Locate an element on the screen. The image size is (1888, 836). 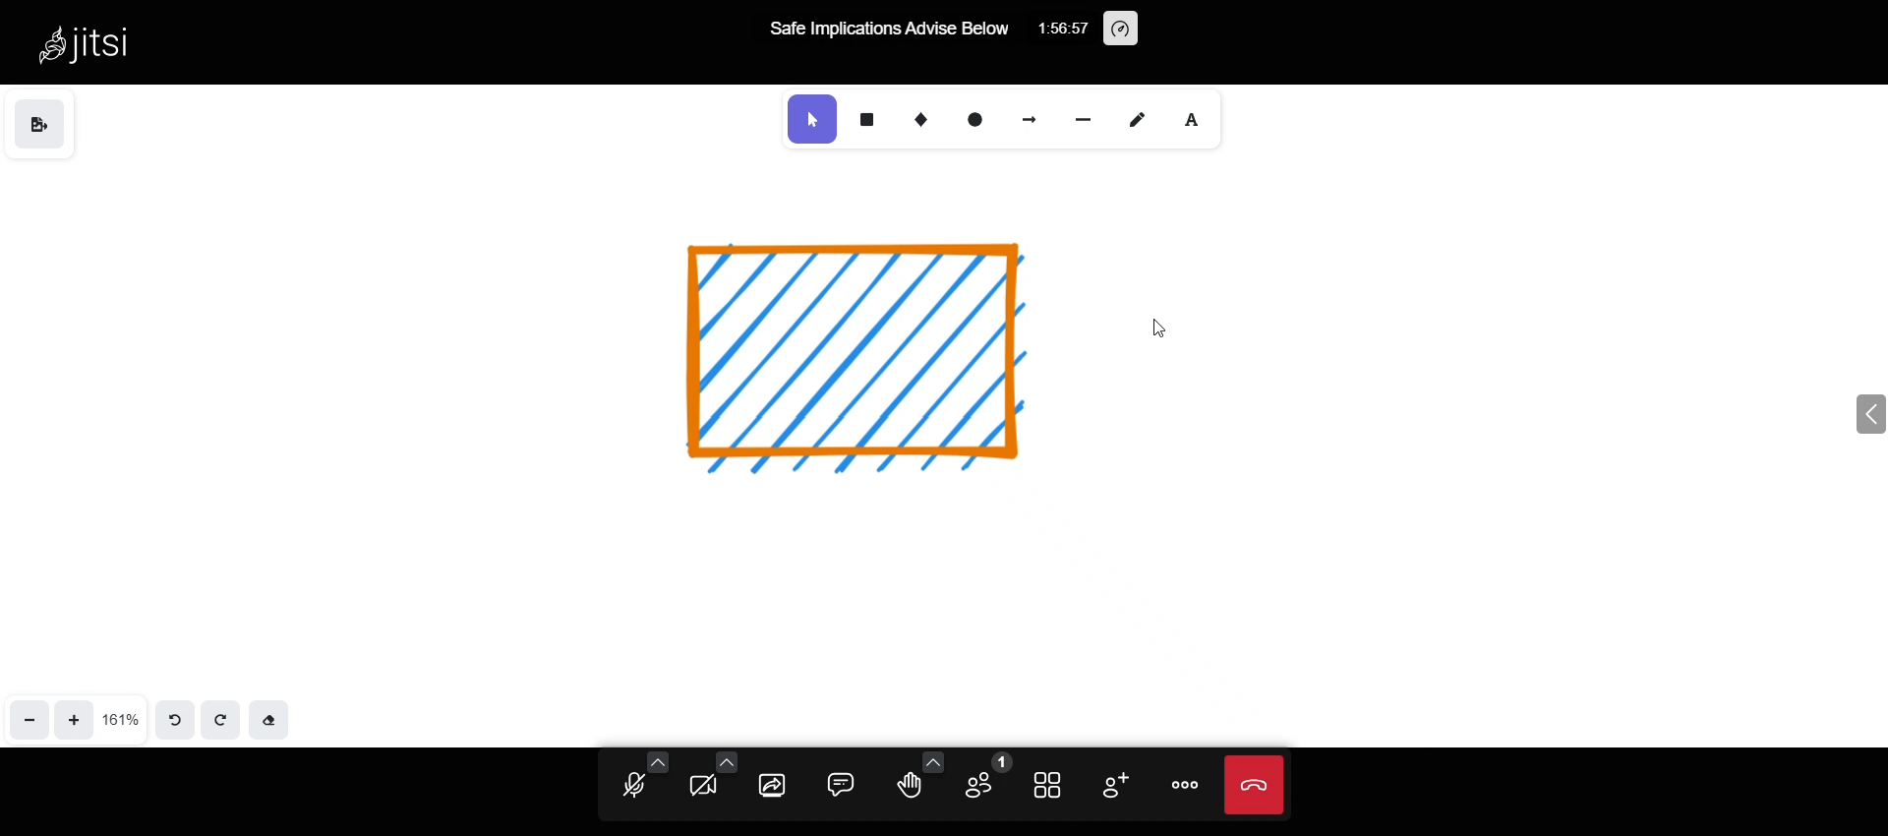
toggle view is located at coordinates (1043, 787).